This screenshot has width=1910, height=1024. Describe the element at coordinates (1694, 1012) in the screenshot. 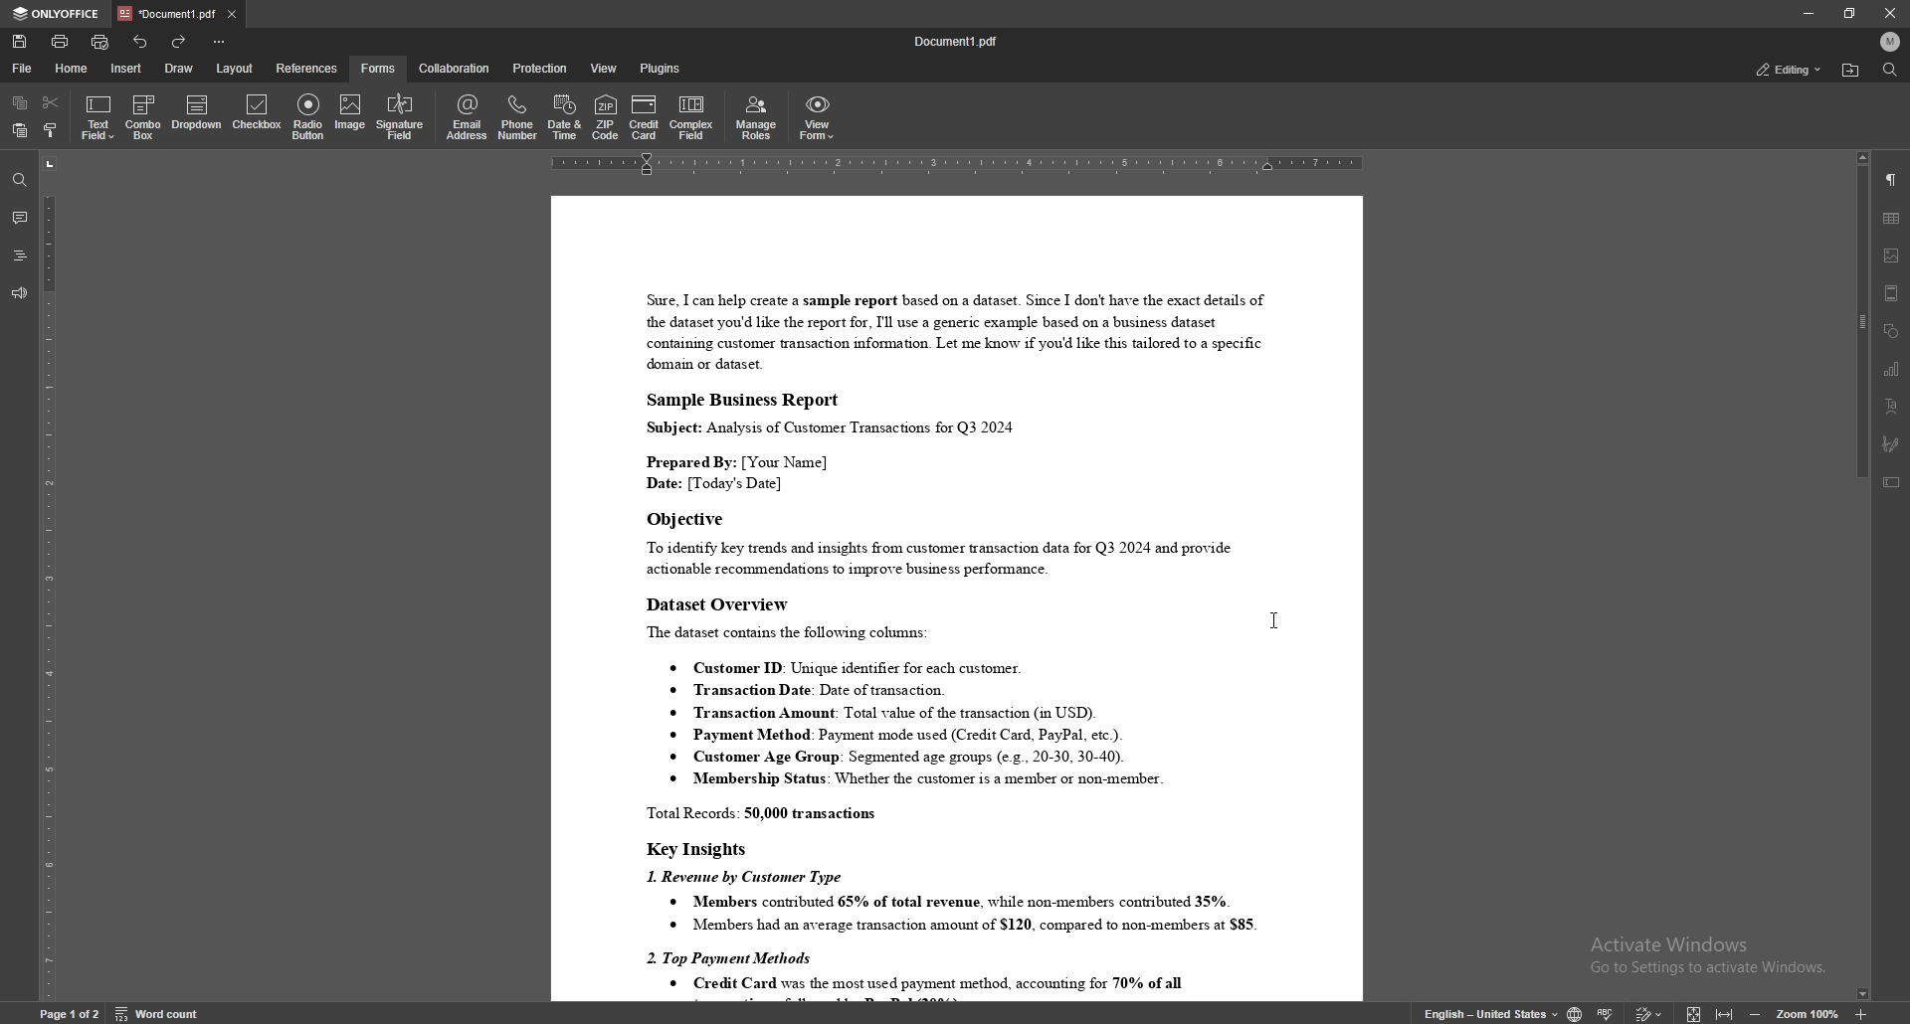

I see `fit to screen` at that location.